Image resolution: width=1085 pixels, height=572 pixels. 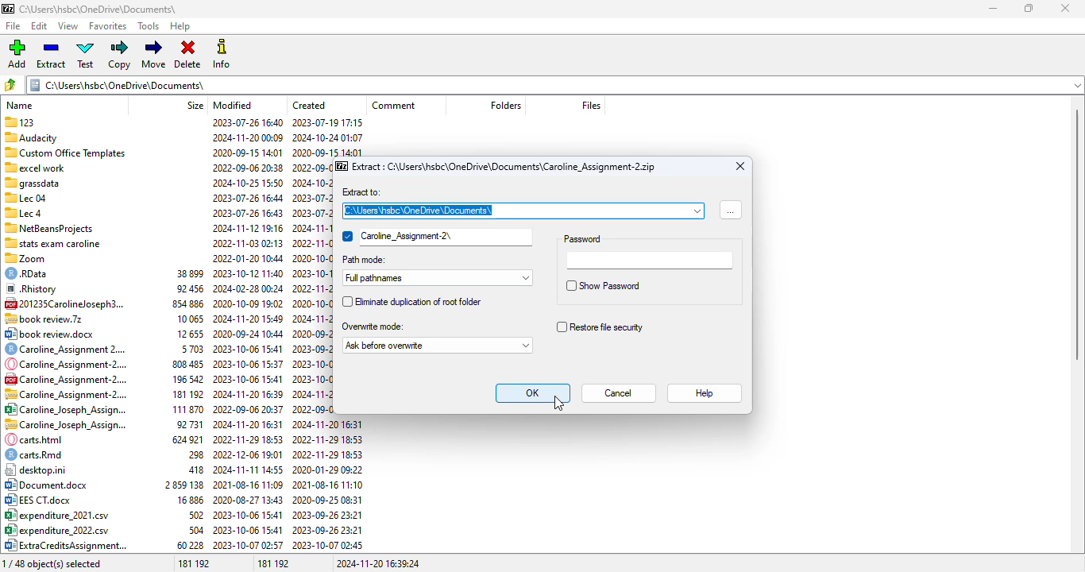 What do you see at coordinates (620, 393) in the screenshot?
I see `cancel` at bounding box center [620, 393].